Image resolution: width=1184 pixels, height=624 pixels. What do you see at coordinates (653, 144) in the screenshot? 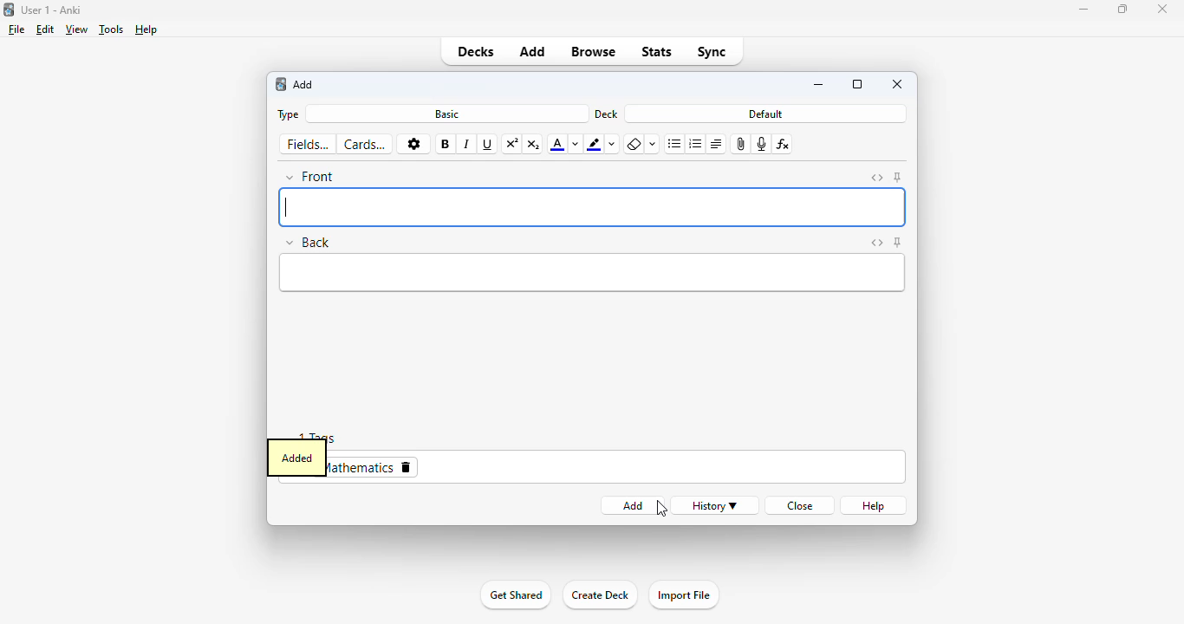
I see `select formatting to remove` at bounding box center [653, 144].